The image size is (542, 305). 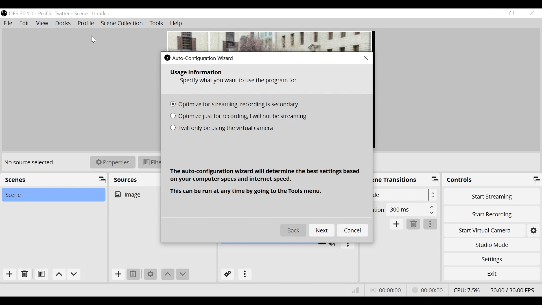 I want to click on Remove, so click(x=24, y=275).